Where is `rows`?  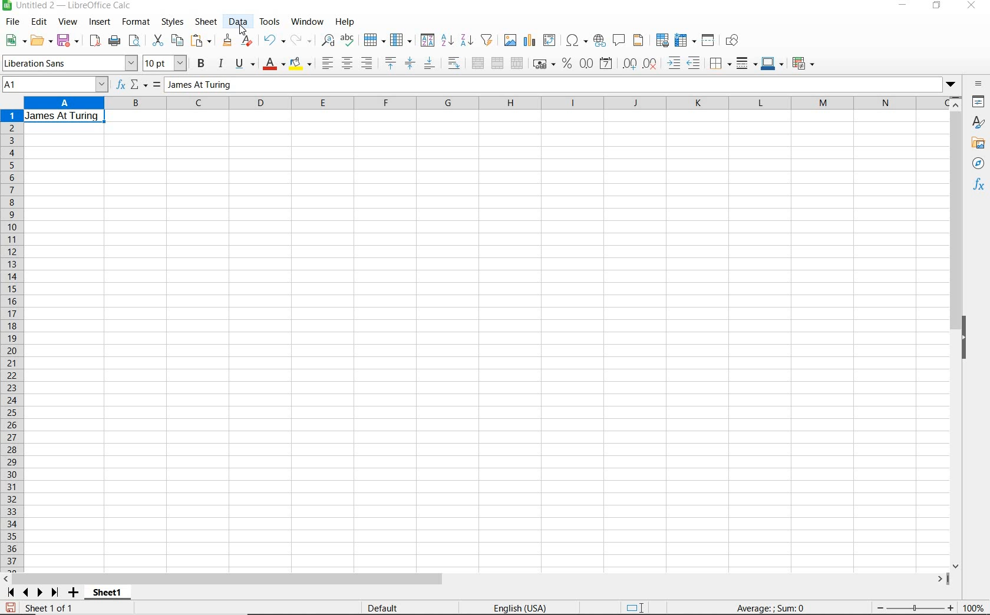 rows is located at coordinates (11, 341).